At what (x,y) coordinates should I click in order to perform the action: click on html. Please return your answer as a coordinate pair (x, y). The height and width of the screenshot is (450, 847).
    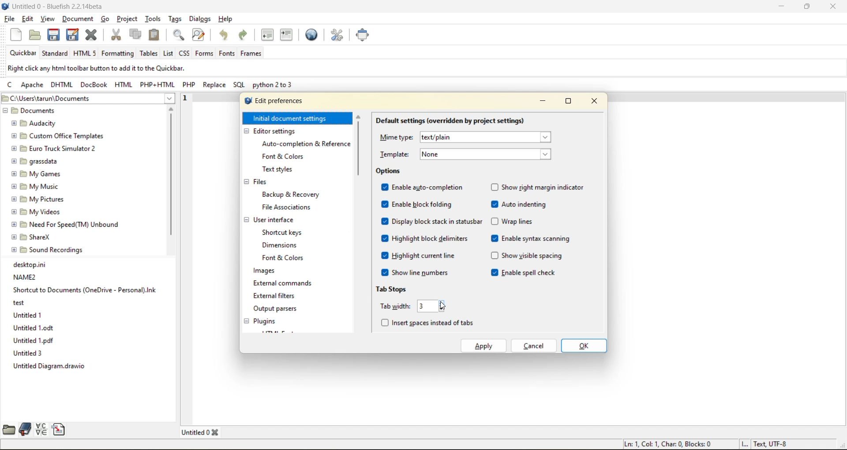
    Looking at the image, I should click on (124, 84).